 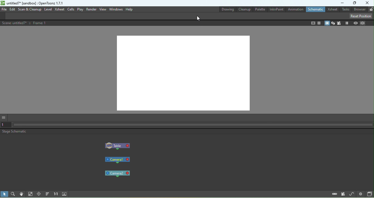 I want to click on Maximize nodes, so click(x=65, y=194).